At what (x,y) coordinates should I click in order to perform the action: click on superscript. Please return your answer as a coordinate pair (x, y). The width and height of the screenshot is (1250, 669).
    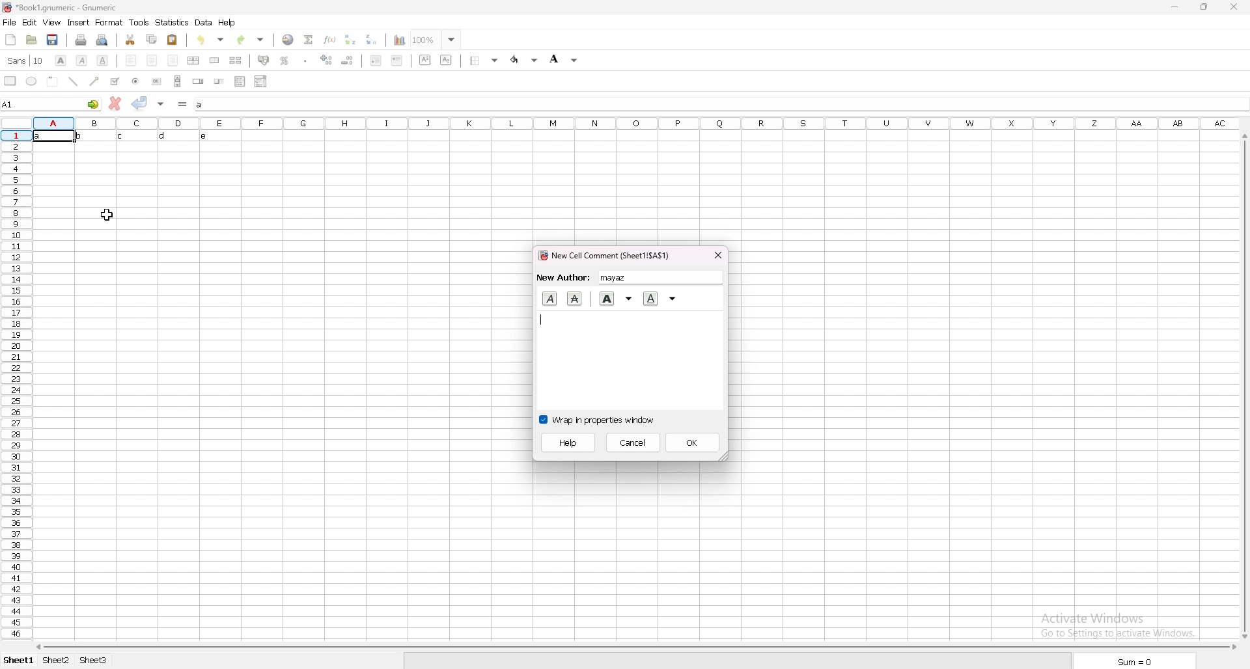
    Looking at the image, I should click on (426, 61).